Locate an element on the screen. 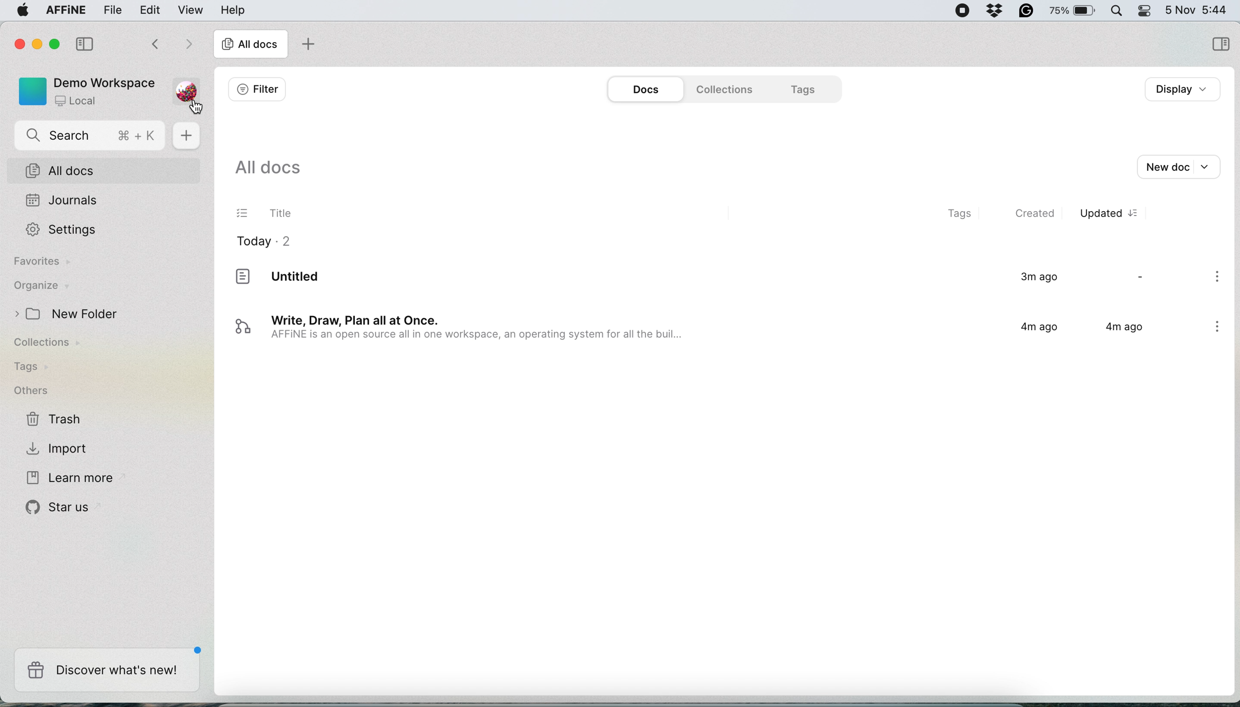  today is located at coordinates (263, 244).